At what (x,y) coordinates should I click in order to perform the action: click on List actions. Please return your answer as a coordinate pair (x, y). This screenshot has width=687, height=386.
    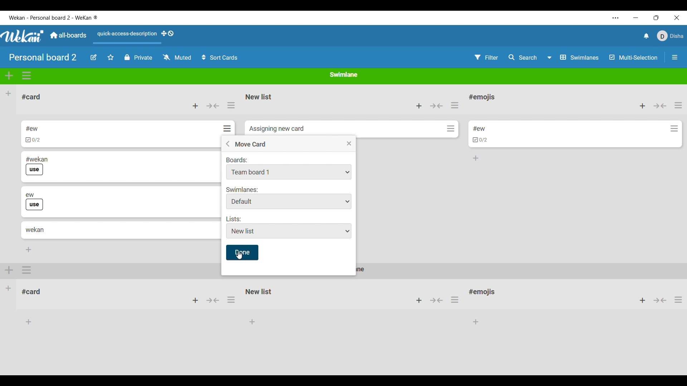
    Looking at the image, I should click on (454, 105).